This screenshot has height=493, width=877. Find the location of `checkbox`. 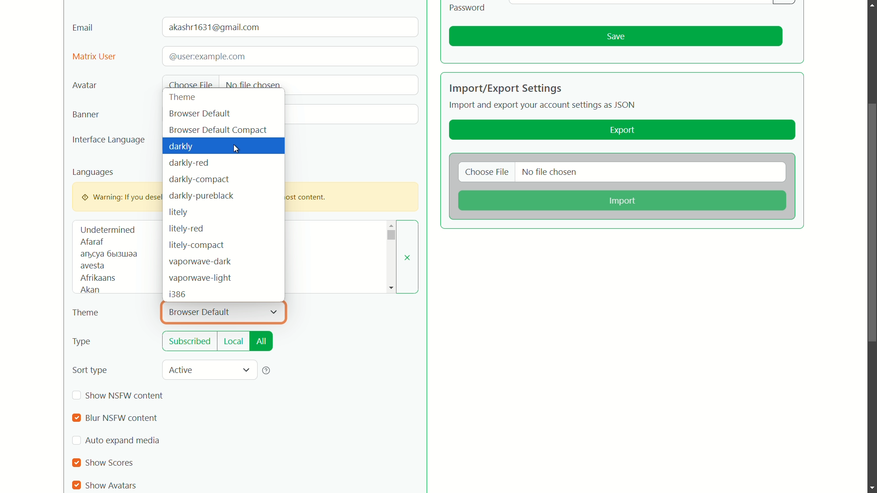

checkbox is located at coordinates (76, 485).